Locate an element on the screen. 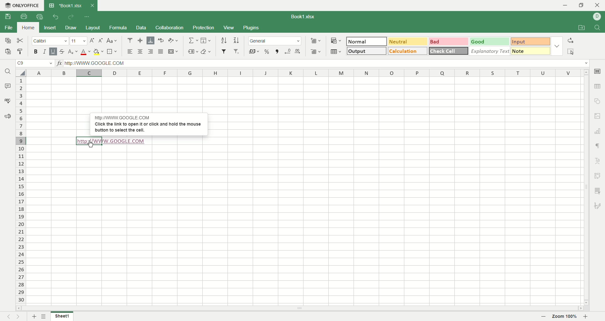 This screenshot has width=605, height=321. background color is located at coordinates (98, 52).